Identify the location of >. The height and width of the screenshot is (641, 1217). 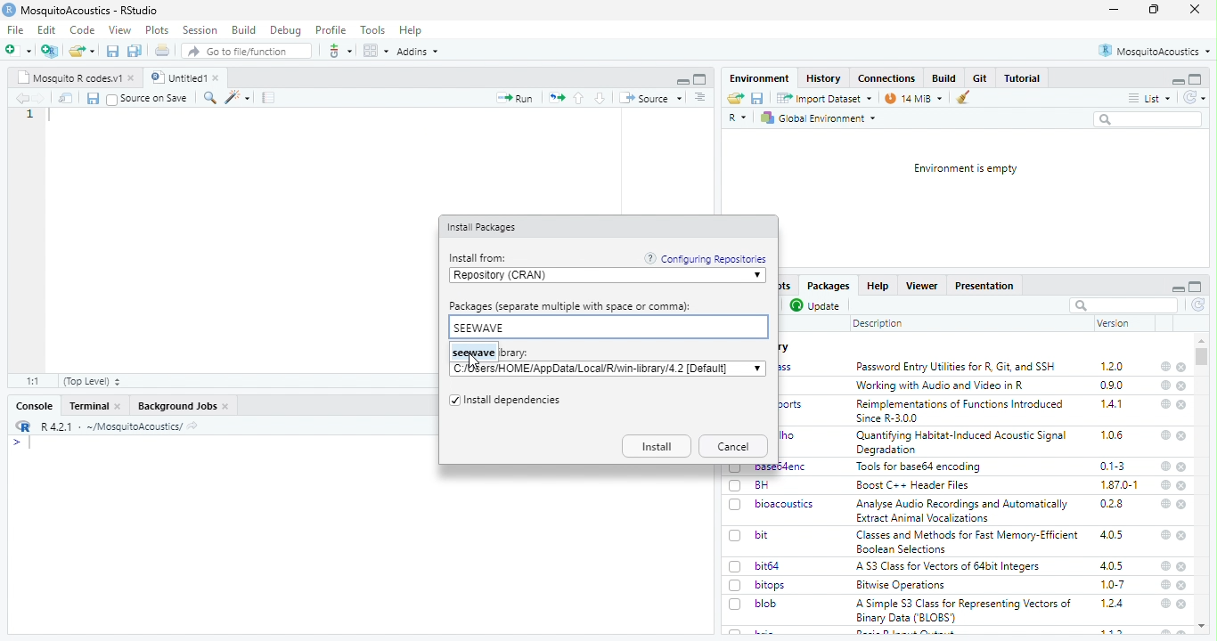
(16, 442).